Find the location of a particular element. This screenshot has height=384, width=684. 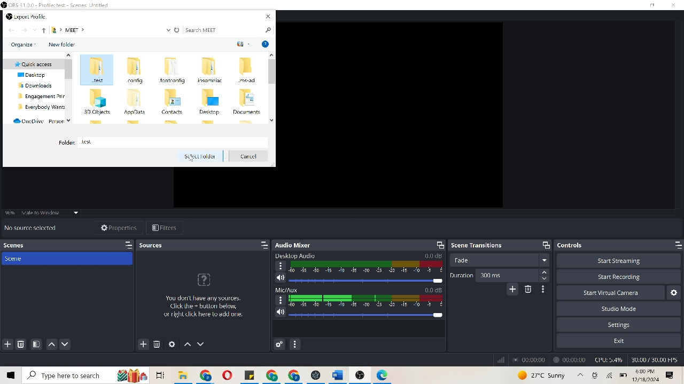

You dont have any sources. Click the+button below, or right click here to add one is located at coordinates (201, 314).